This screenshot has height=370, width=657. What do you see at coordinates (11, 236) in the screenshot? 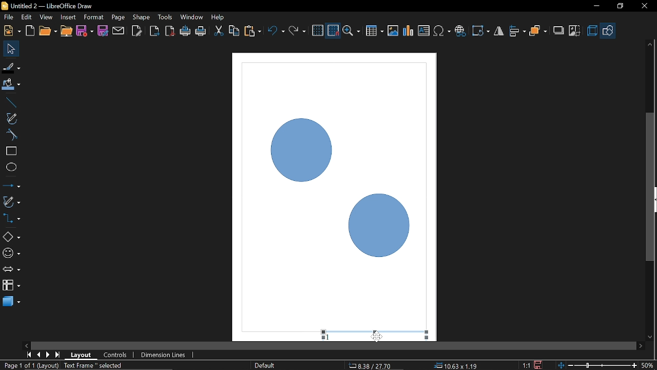
I see `Shapes` at bounding box center [11, 236].